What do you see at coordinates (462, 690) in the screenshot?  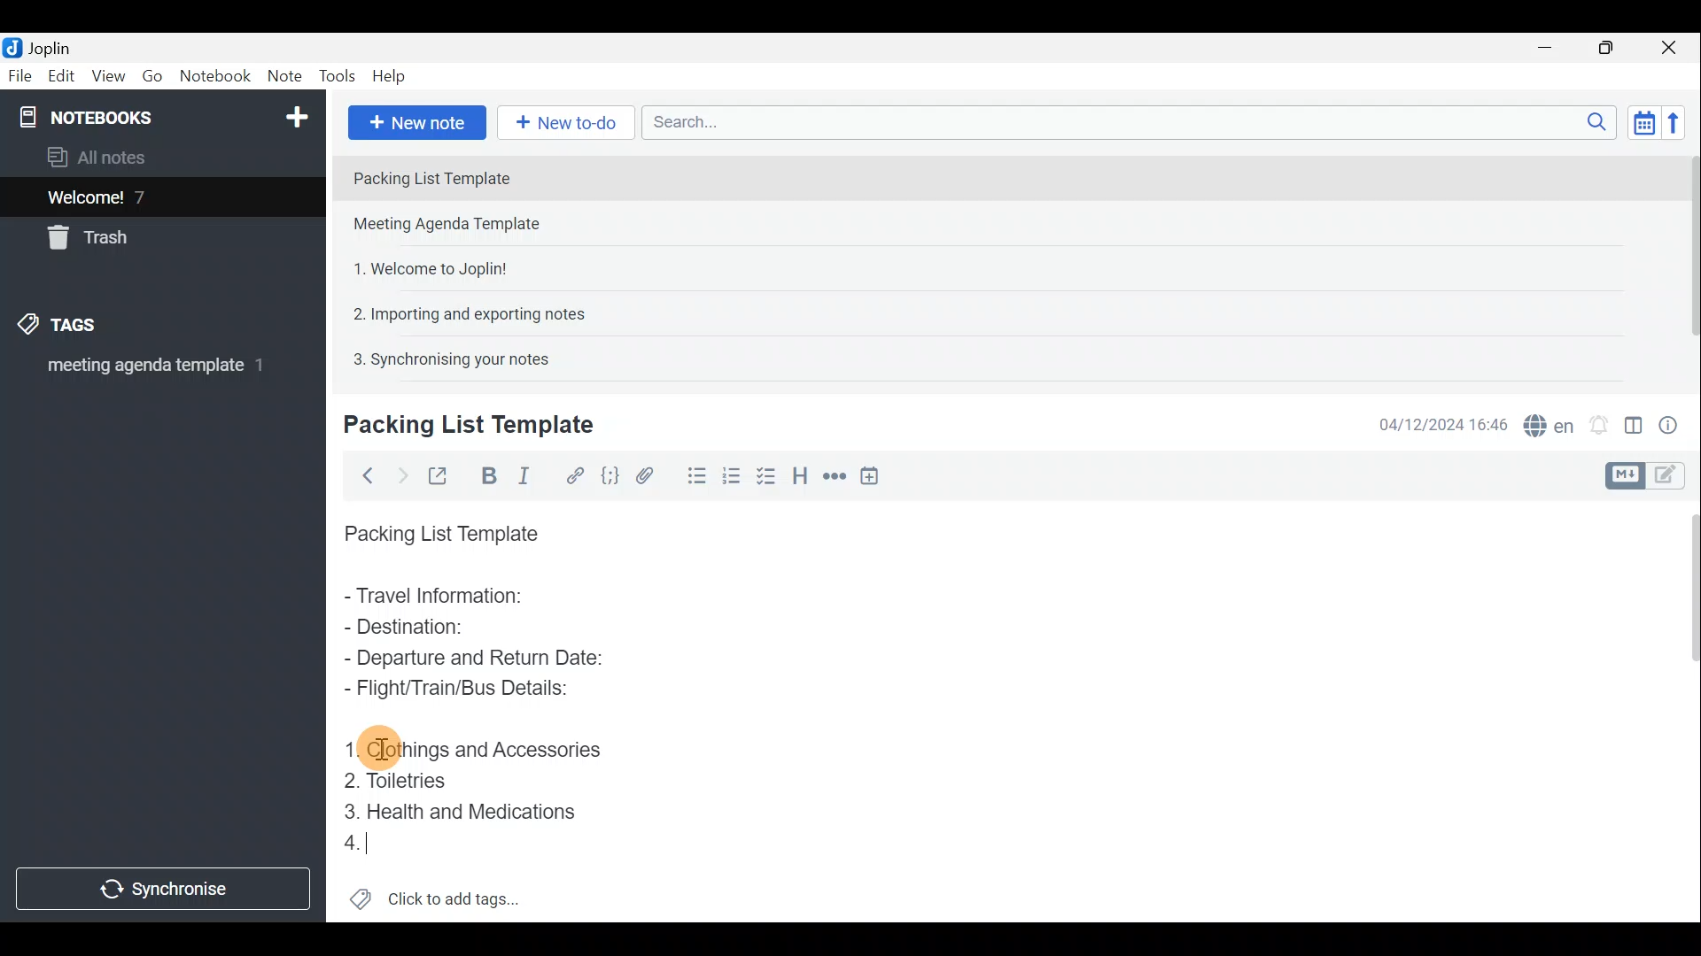 I see `Flight/Train/Bus Details:` at bounding box center [462, 690].